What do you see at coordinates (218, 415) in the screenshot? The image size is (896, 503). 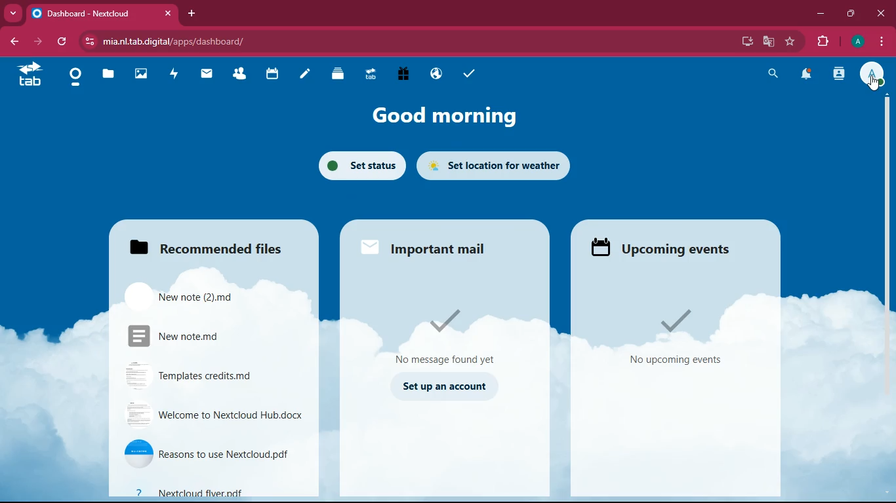 I see `file` at bounding box center [218, 415].